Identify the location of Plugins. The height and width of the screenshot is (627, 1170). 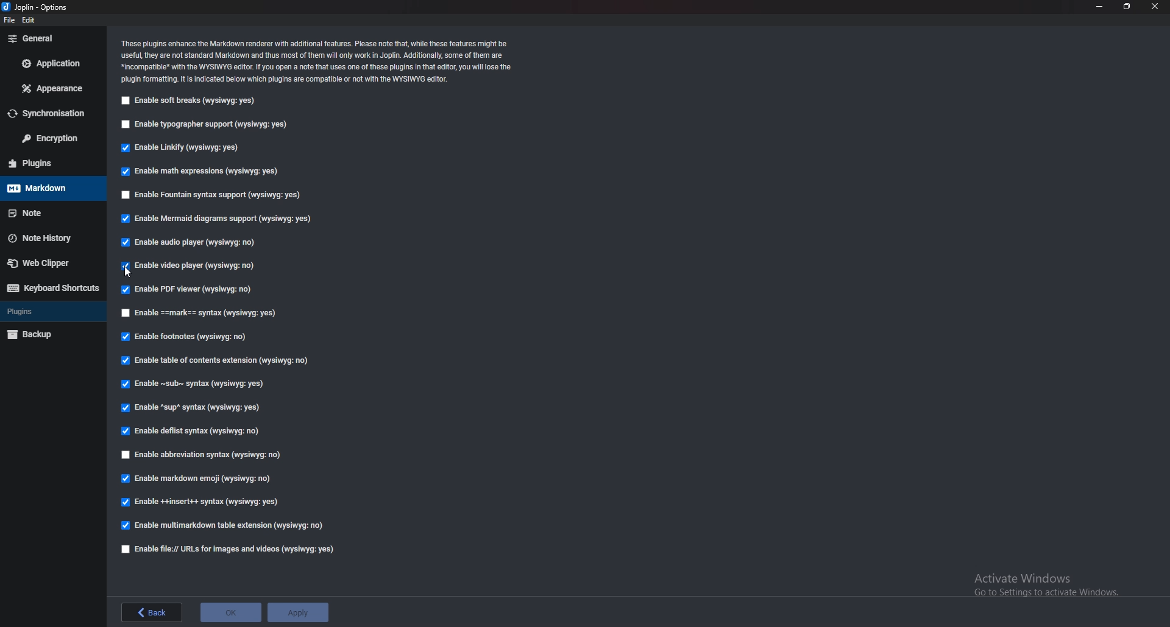
(46, 312).